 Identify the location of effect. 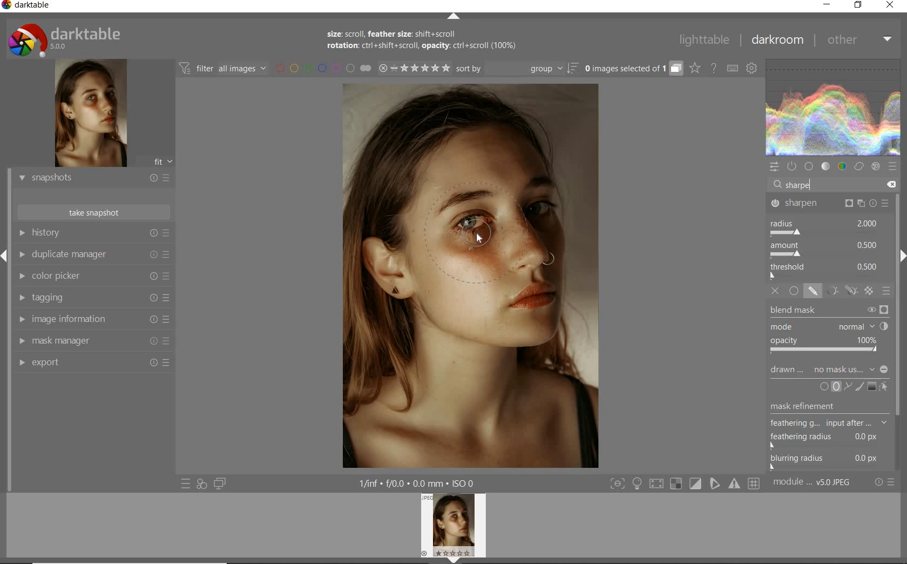
(876, 166).